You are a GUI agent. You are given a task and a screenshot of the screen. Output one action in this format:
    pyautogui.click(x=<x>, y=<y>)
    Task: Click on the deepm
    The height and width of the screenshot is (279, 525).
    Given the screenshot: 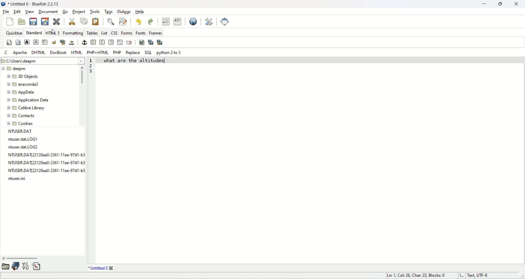 What is the action you would take?
    pyautogui.click(x=31, y=68)
    